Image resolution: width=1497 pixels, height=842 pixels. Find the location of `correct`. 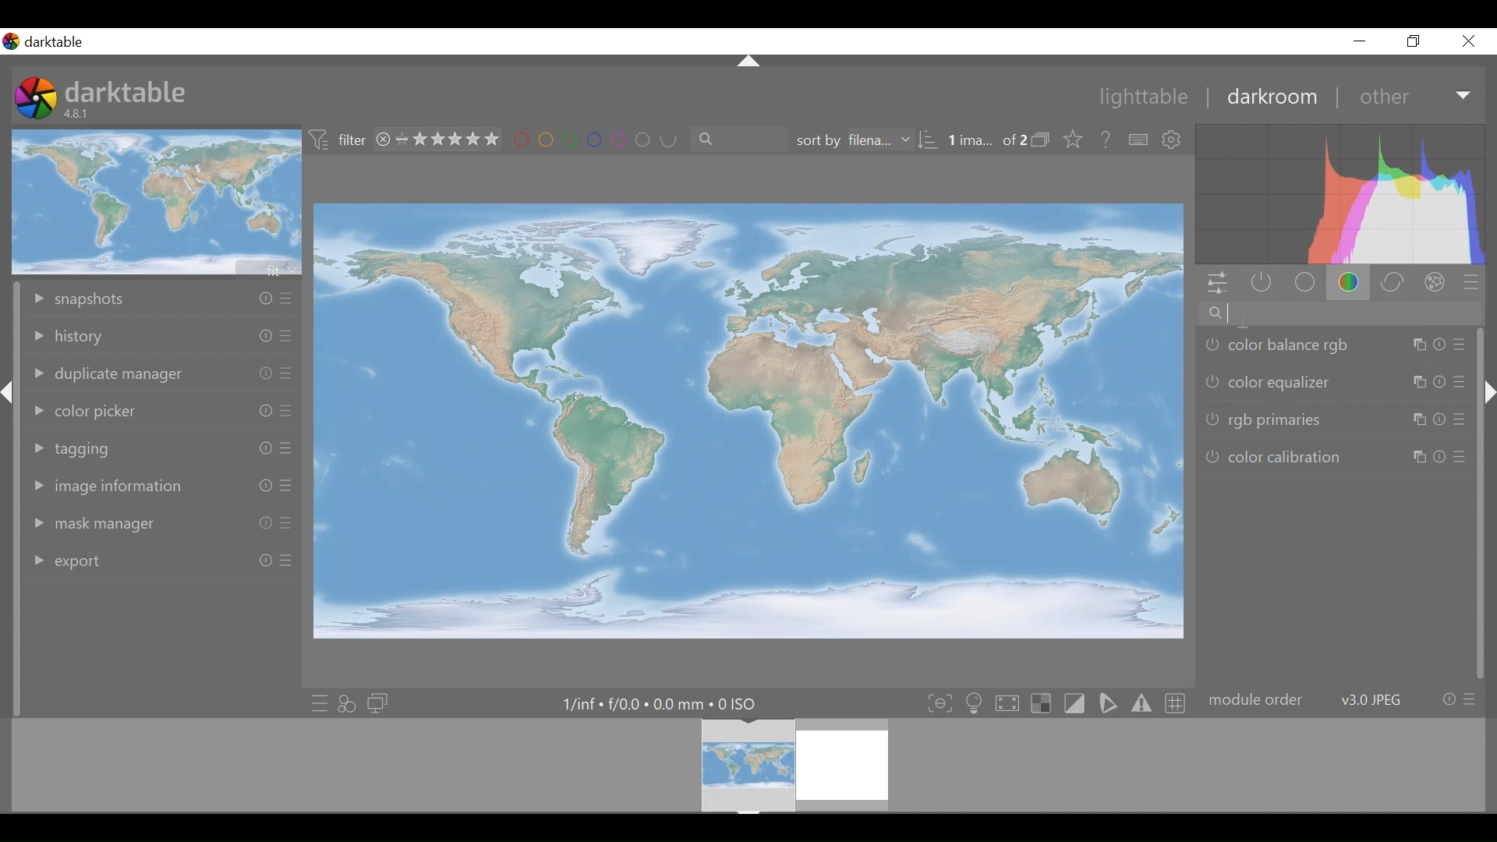

correct is located at coordinates (1392, 281).